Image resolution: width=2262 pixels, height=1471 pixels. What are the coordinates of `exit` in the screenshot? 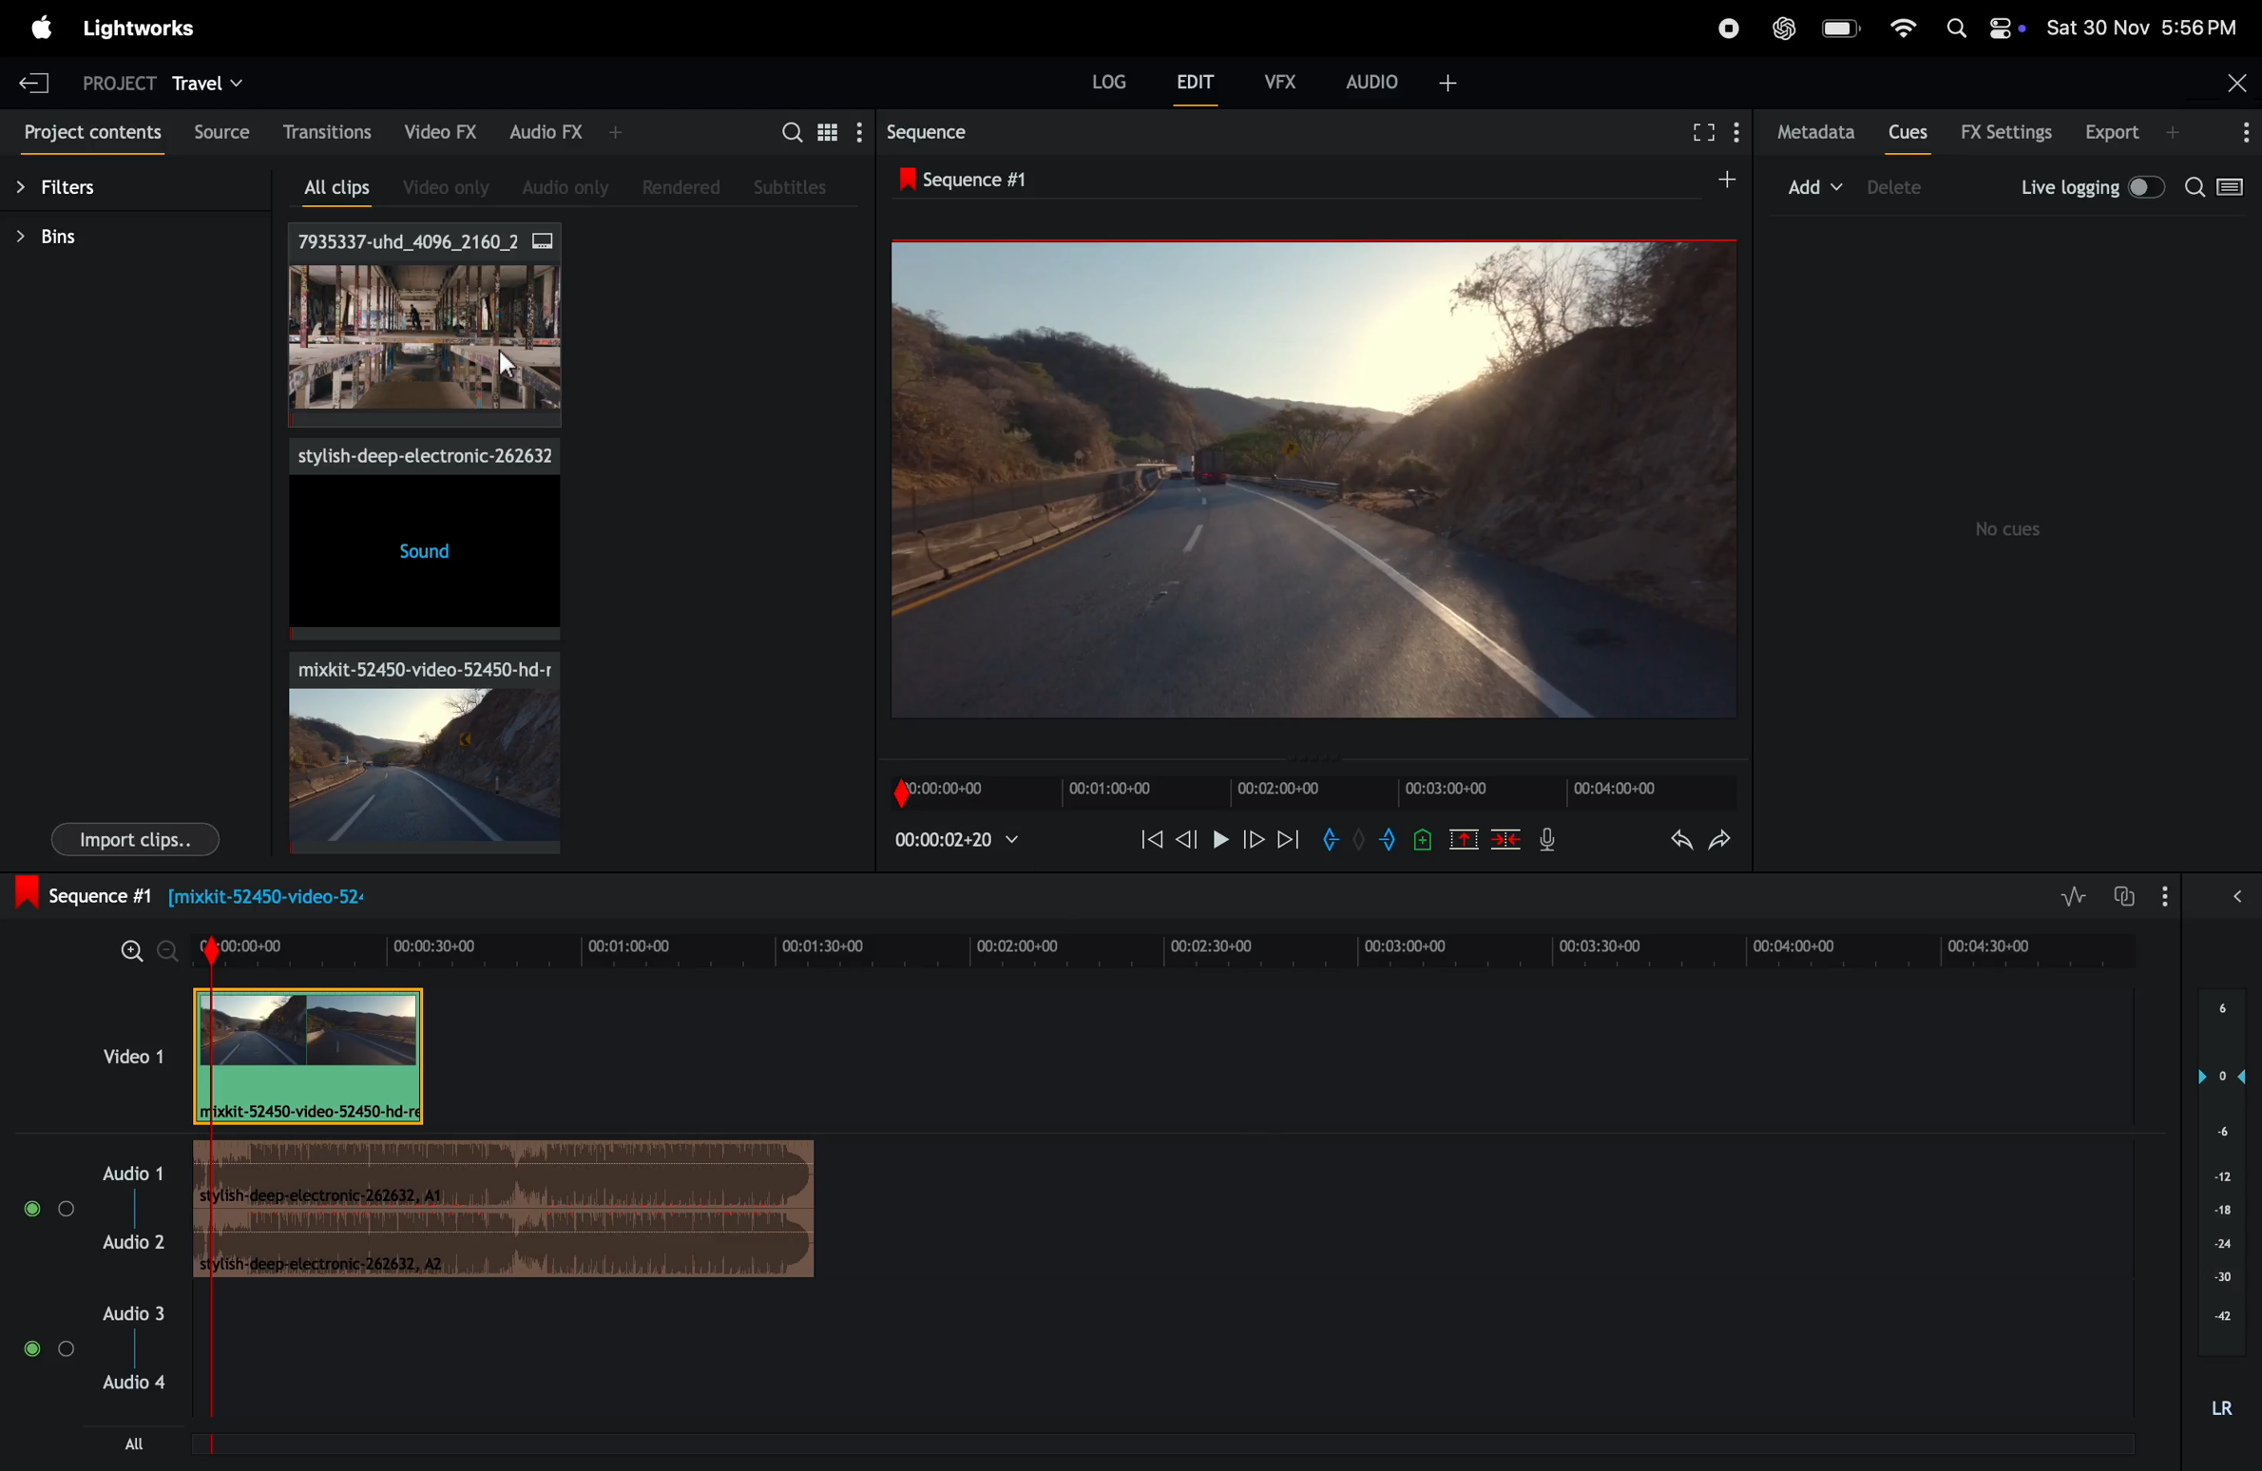 It's located at (34, 83).